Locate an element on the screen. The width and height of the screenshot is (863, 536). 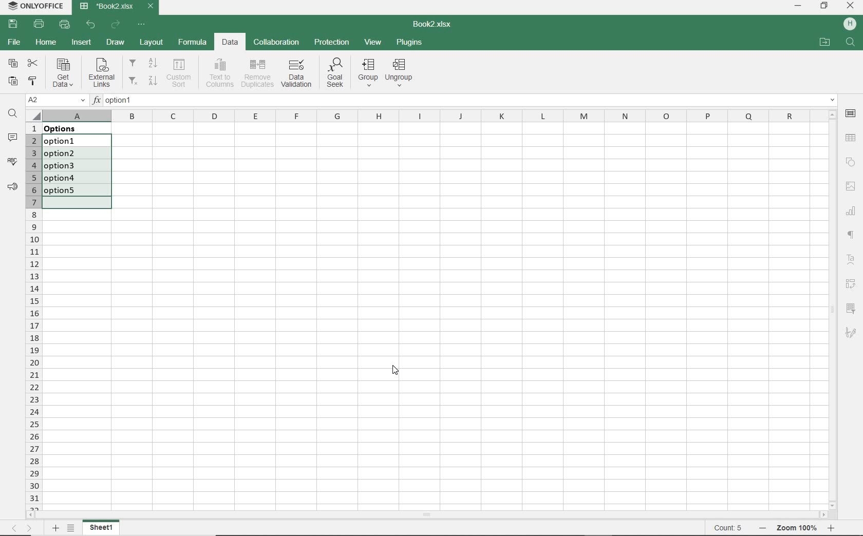
search is located at coordinates (851, 43).